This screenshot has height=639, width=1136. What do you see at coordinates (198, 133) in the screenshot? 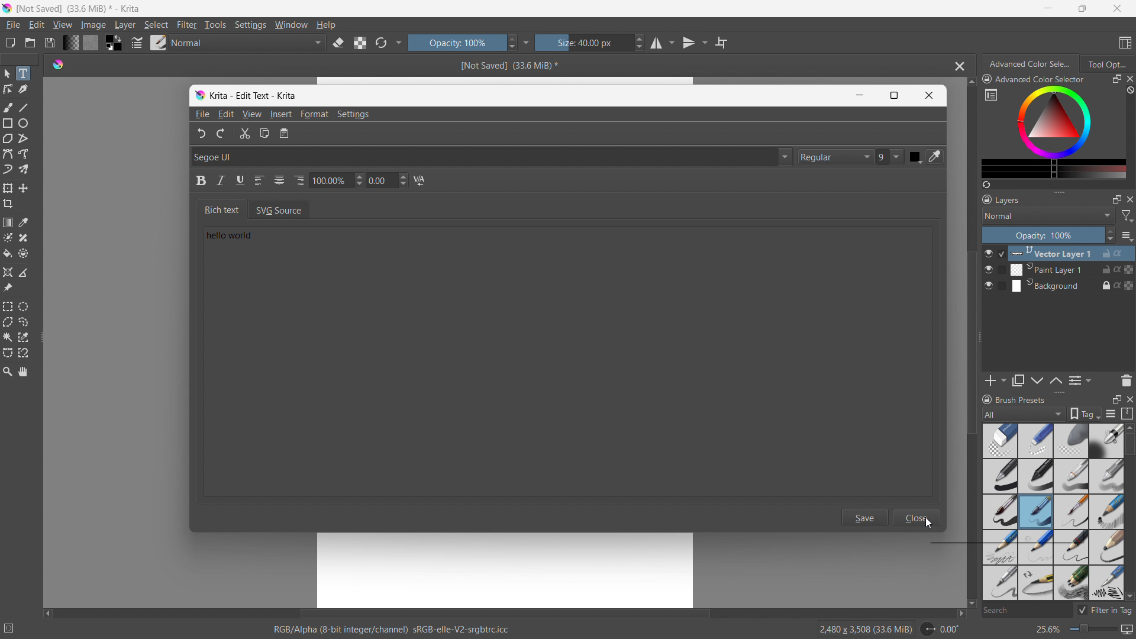
I see `undo` at bounding box center [198, 133].